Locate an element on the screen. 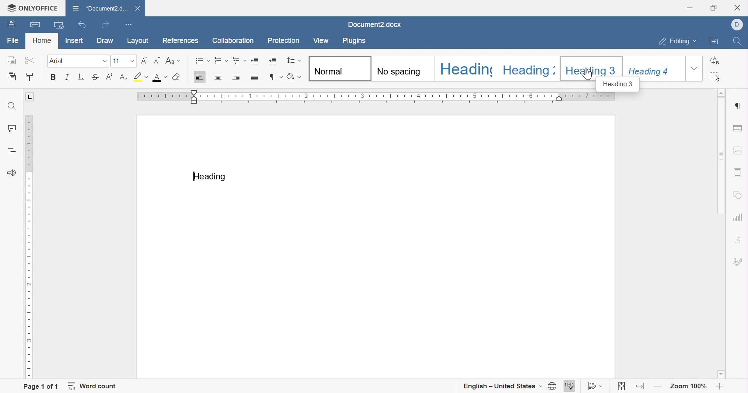  Save is located at coordinates (10, 25).